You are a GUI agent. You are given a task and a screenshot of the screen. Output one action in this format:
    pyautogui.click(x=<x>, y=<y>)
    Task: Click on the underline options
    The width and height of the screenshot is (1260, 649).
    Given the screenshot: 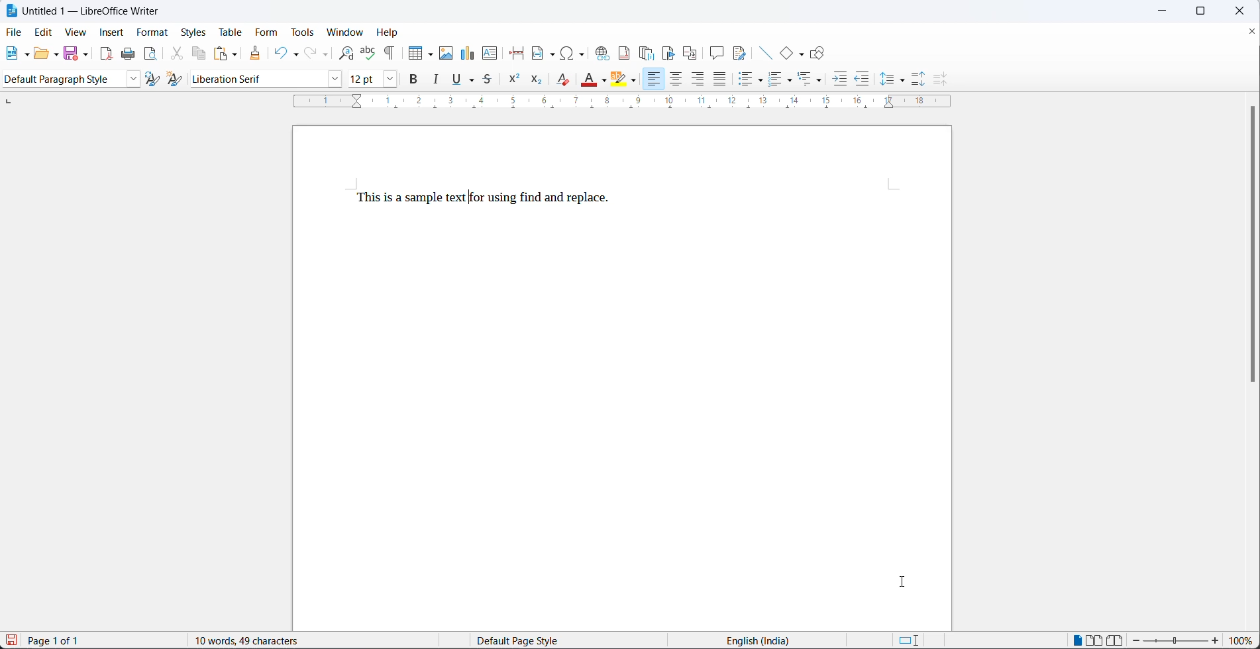 What is the action you would take?
    pyautogui.click(x=473, y=81)
    